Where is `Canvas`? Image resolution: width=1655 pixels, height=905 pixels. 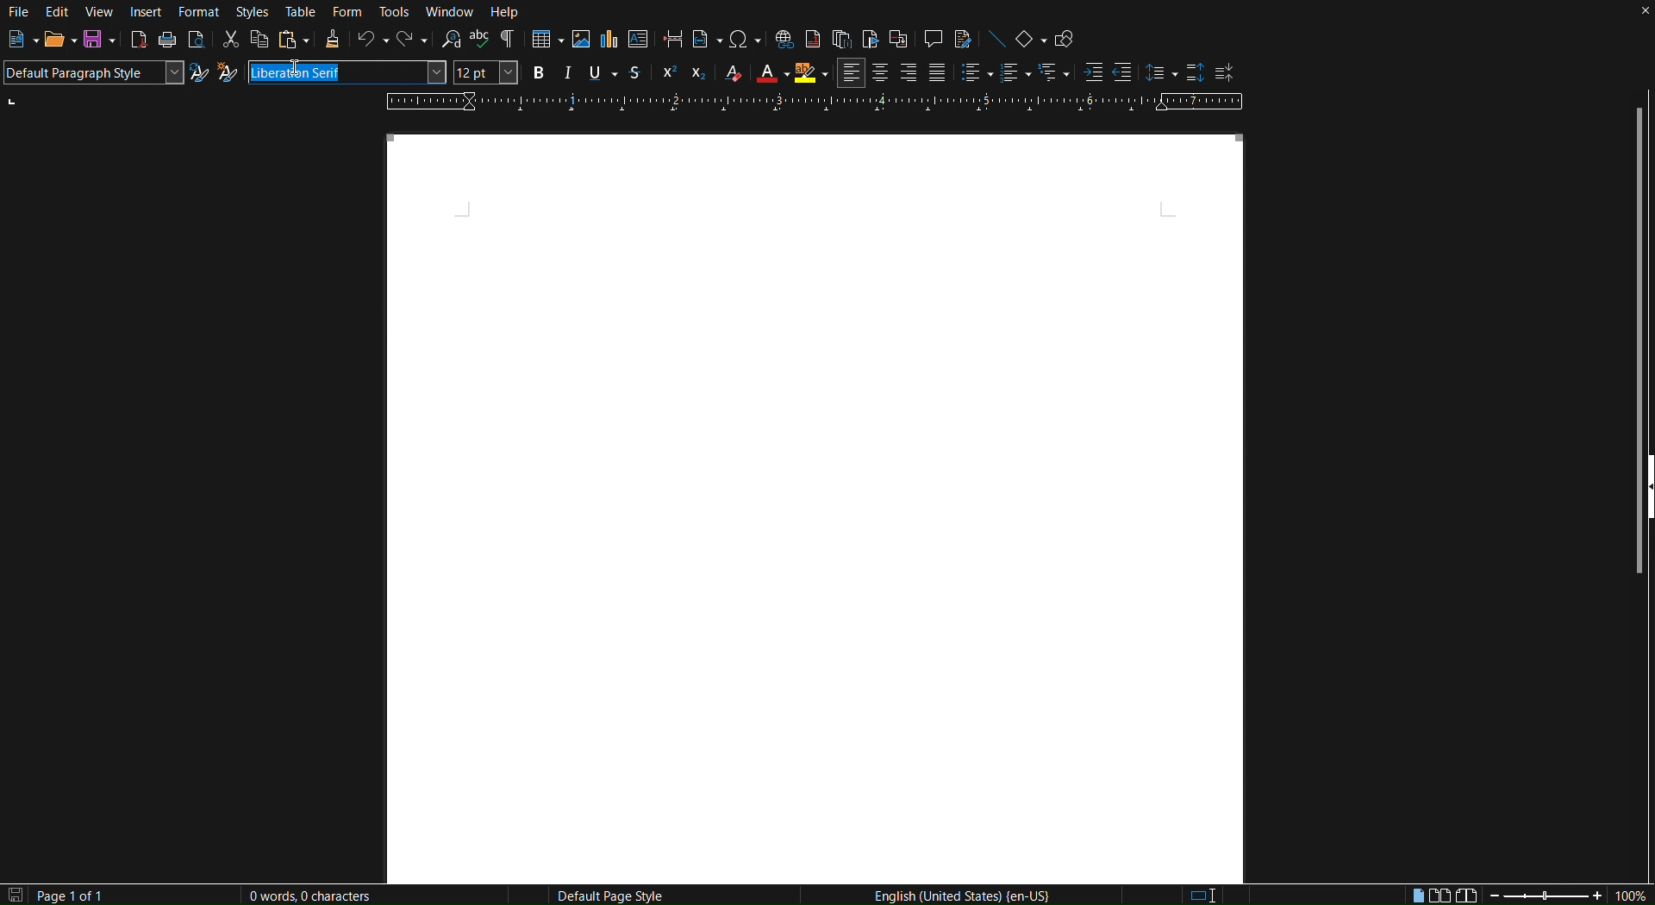
Canvas is located at coordinates (813, 505).